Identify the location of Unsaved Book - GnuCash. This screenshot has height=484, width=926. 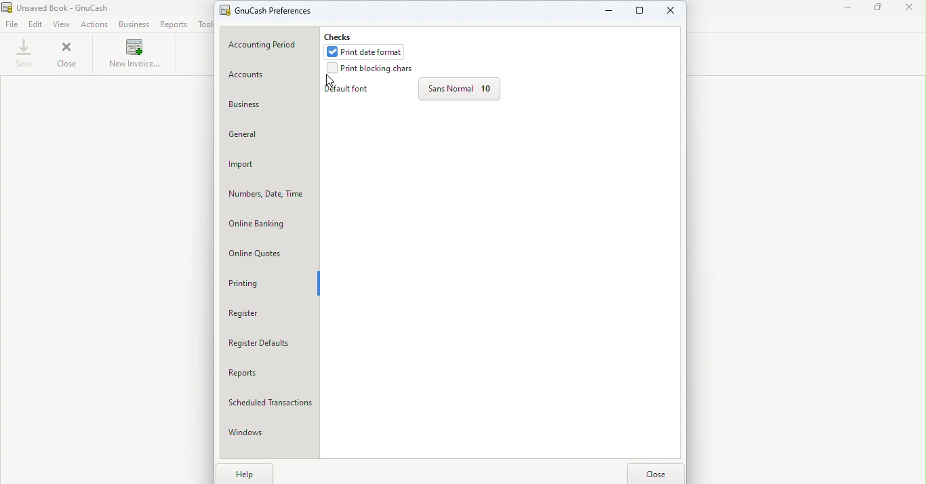
(72, 7).